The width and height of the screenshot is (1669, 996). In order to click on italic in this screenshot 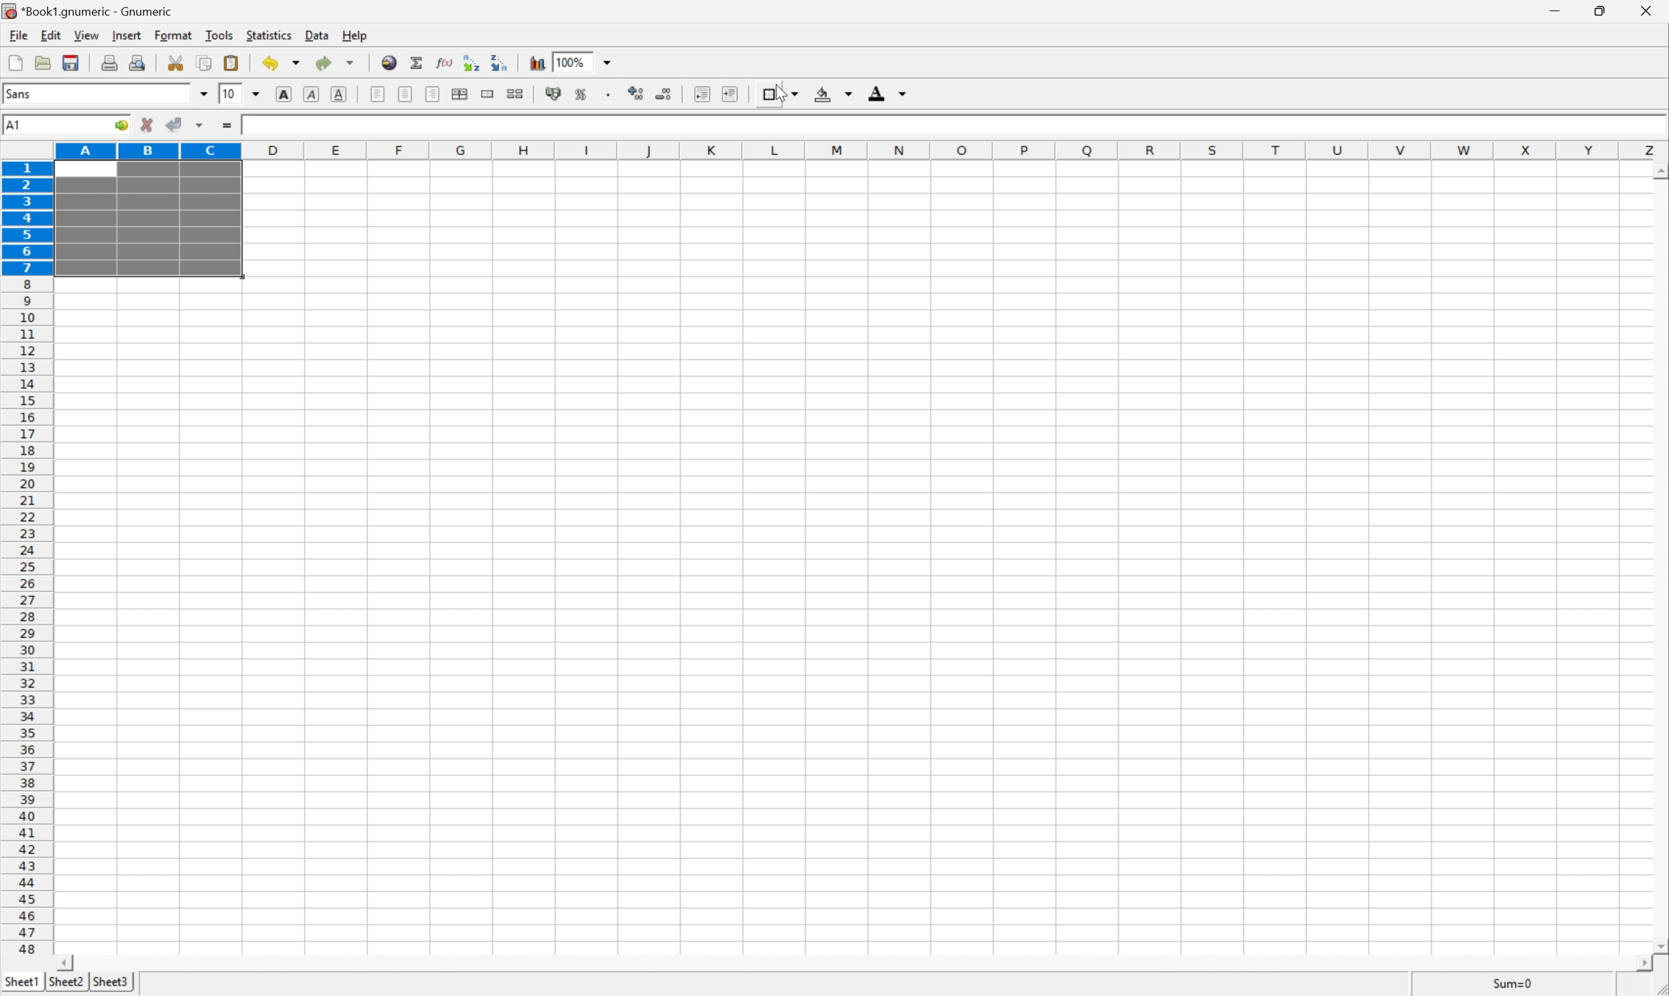, I will do `click(312, 95)`.